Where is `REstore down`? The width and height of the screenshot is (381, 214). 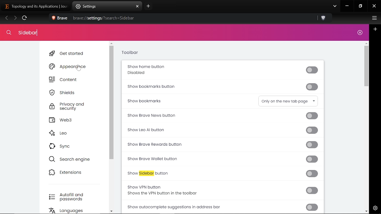
REstore down is located at coordinates (361, 6).